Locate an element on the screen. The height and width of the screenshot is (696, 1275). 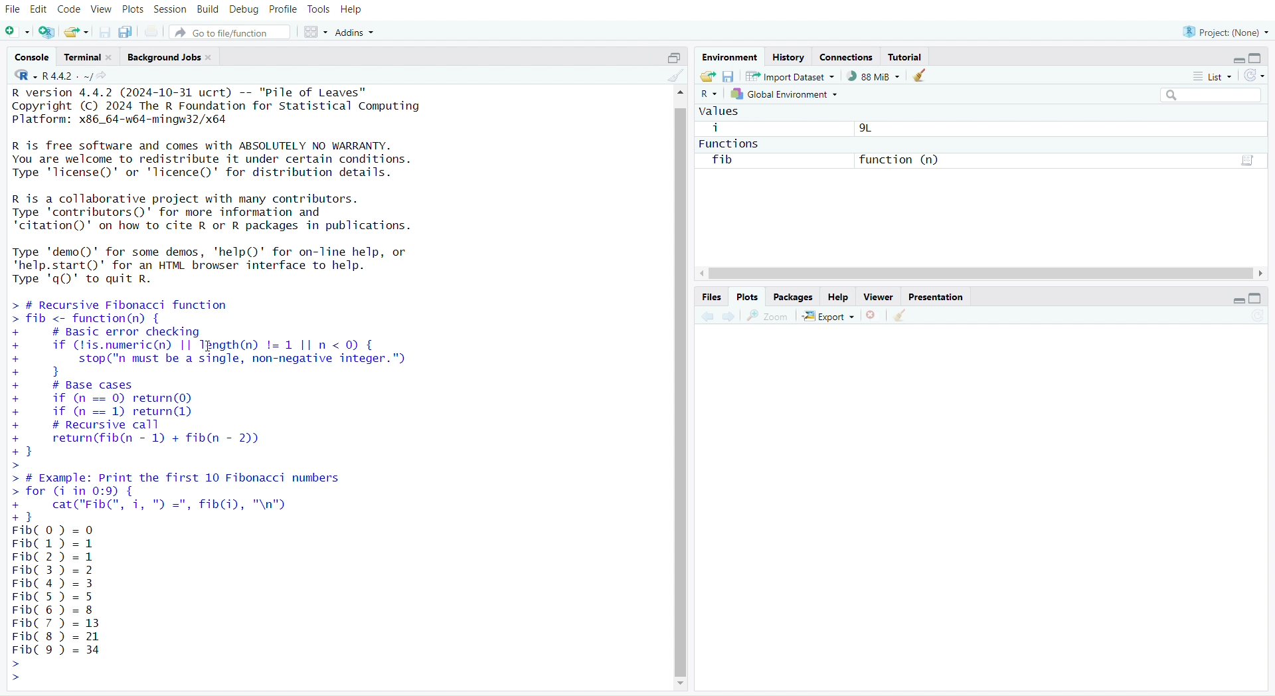
debug is located at coordinates (244, 11).